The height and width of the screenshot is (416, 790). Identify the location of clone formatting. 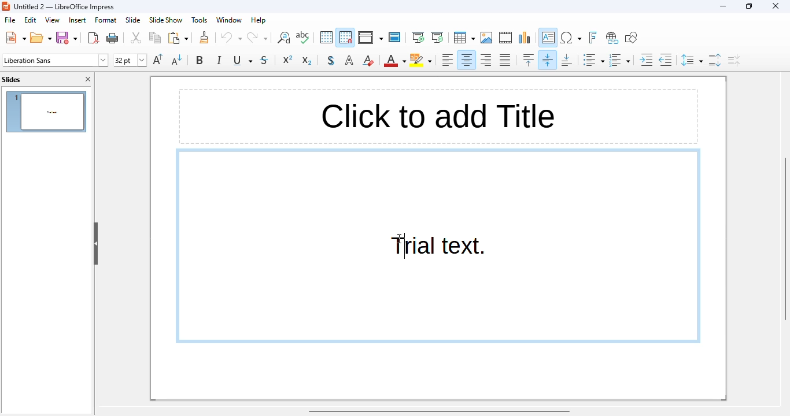
(204, 37).